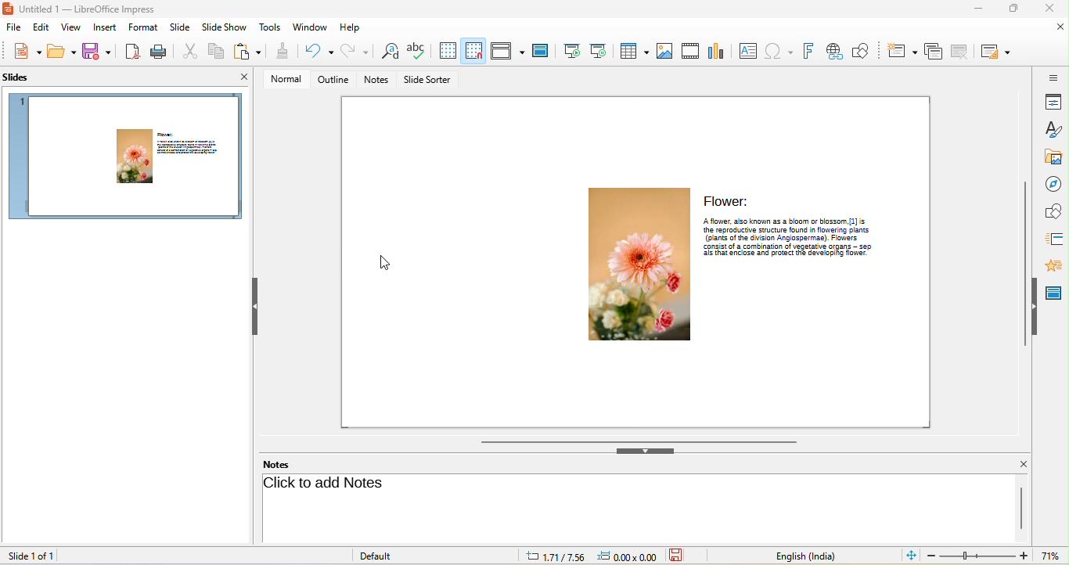 Image resolution: width=1069 pixels, height=565 pixels. Describe the element at coordinates (377, 79) in the screenshot. I see `notes` at that location.